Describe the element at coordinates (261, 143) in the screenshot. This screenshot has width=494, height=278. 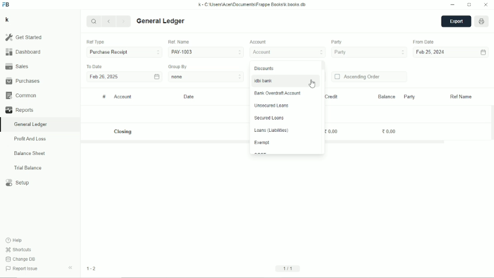
I see `Exempt` at that location.